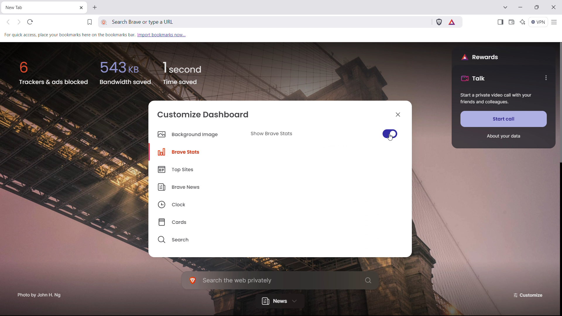  What do you see at coordinates (545, 78) in the screenshot?
I see `options` at bounding box center [545, 78].